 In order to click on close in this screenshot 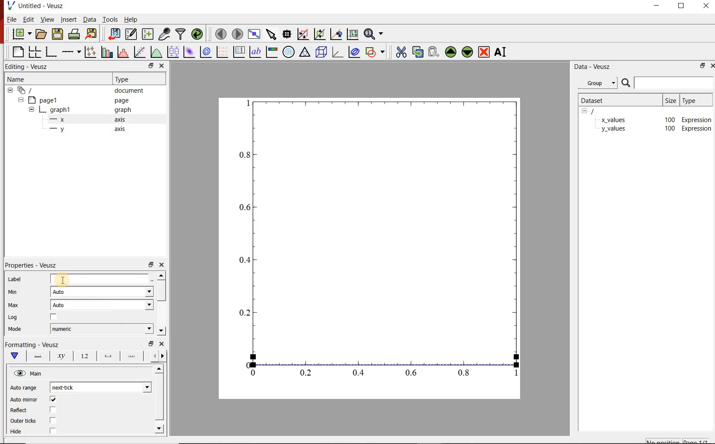, I will do `click(711, 65)`.